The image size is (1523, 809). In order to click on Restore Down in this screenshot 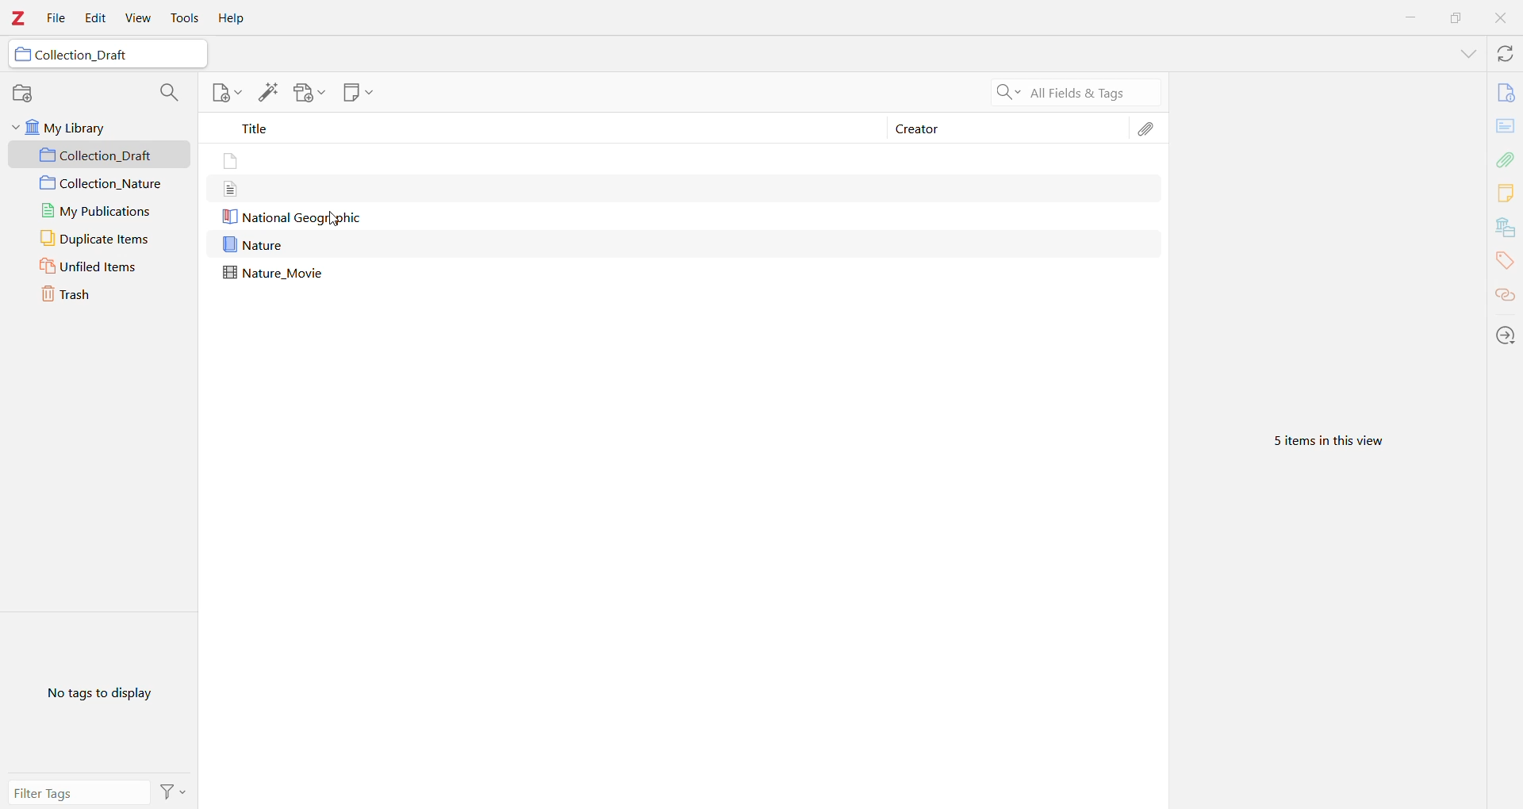, I will do `click(1456, 17)`.